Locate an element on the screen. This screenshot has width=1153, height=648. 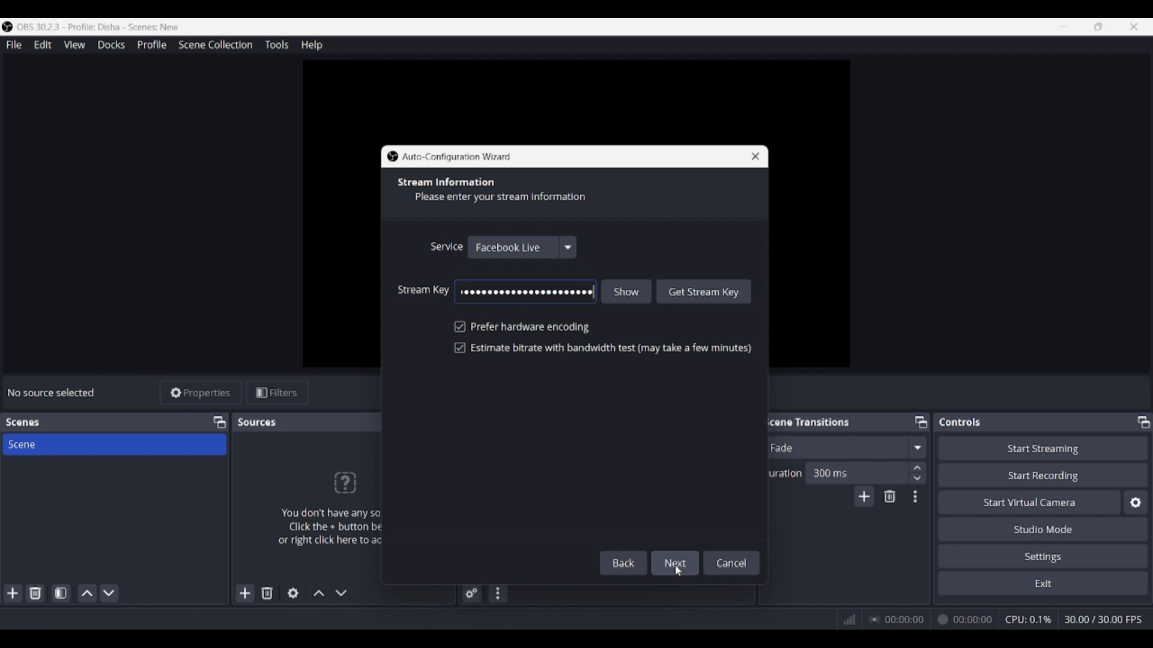
Scene collection menu is located at coordinates (215, 44).